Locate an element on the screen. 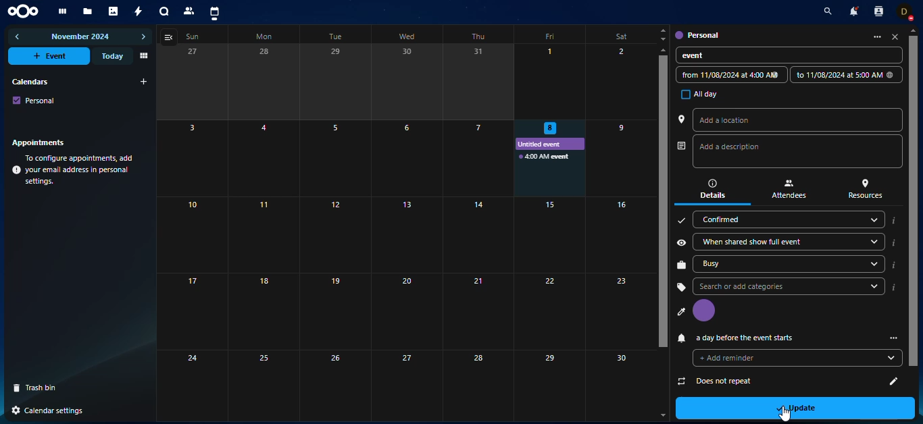 The height and width of the screenshot is (424, 923). 24 is located at coordinates (191, 383).